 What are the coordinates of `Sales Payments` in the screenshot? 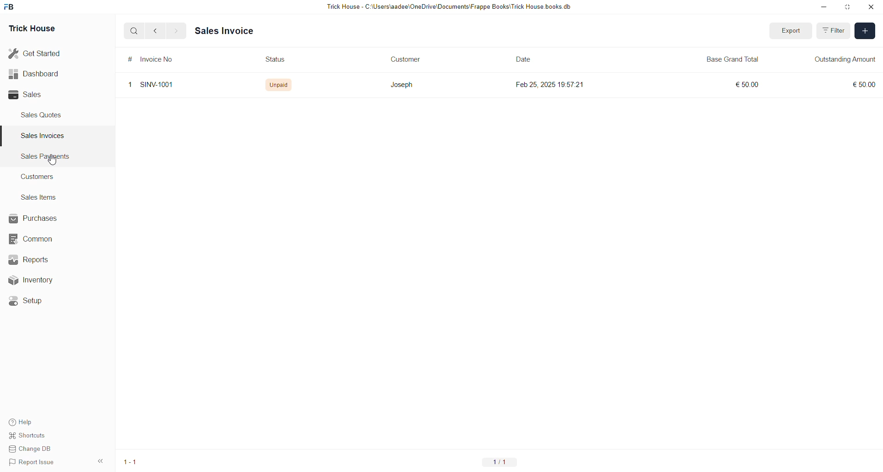 It's located at (46, 156).